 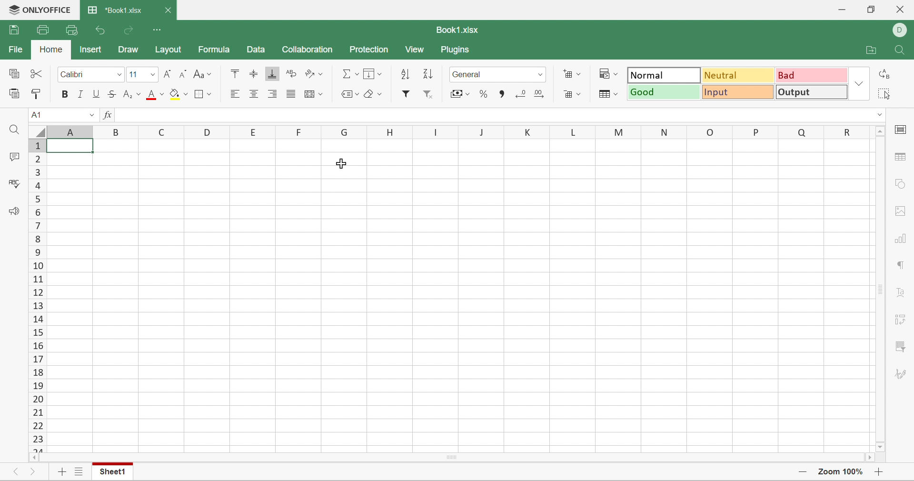 What do you see at coordinates (371, 73) in the screenshot?
I see `` at bounding box center [371, 73].